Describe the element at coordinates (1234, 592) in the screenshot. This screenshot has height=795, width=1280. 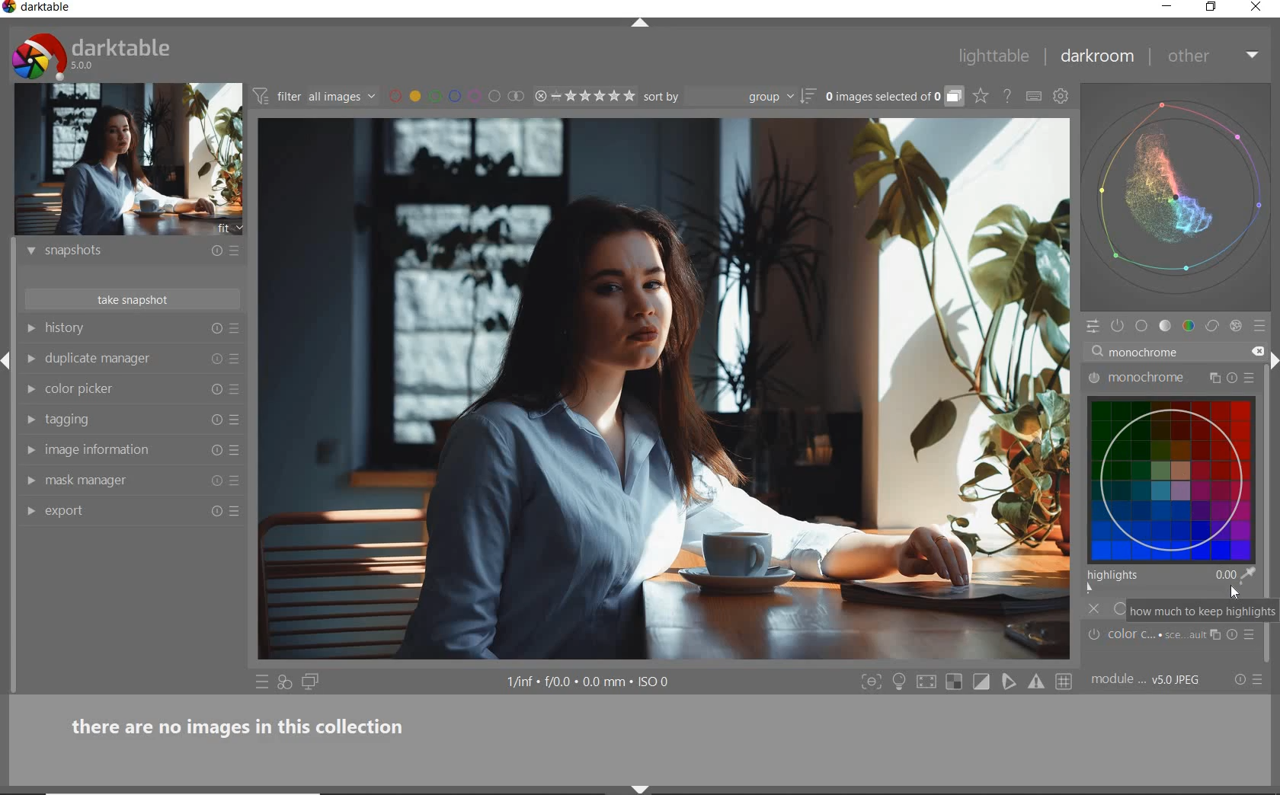
I see `Cursor` at that location.